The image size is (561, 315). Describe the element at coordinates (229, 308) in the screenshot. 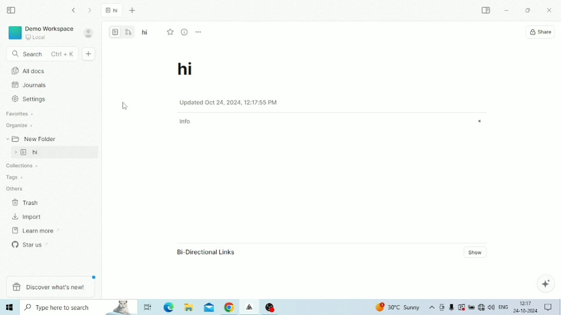

I see `Google Chrome` at that location.